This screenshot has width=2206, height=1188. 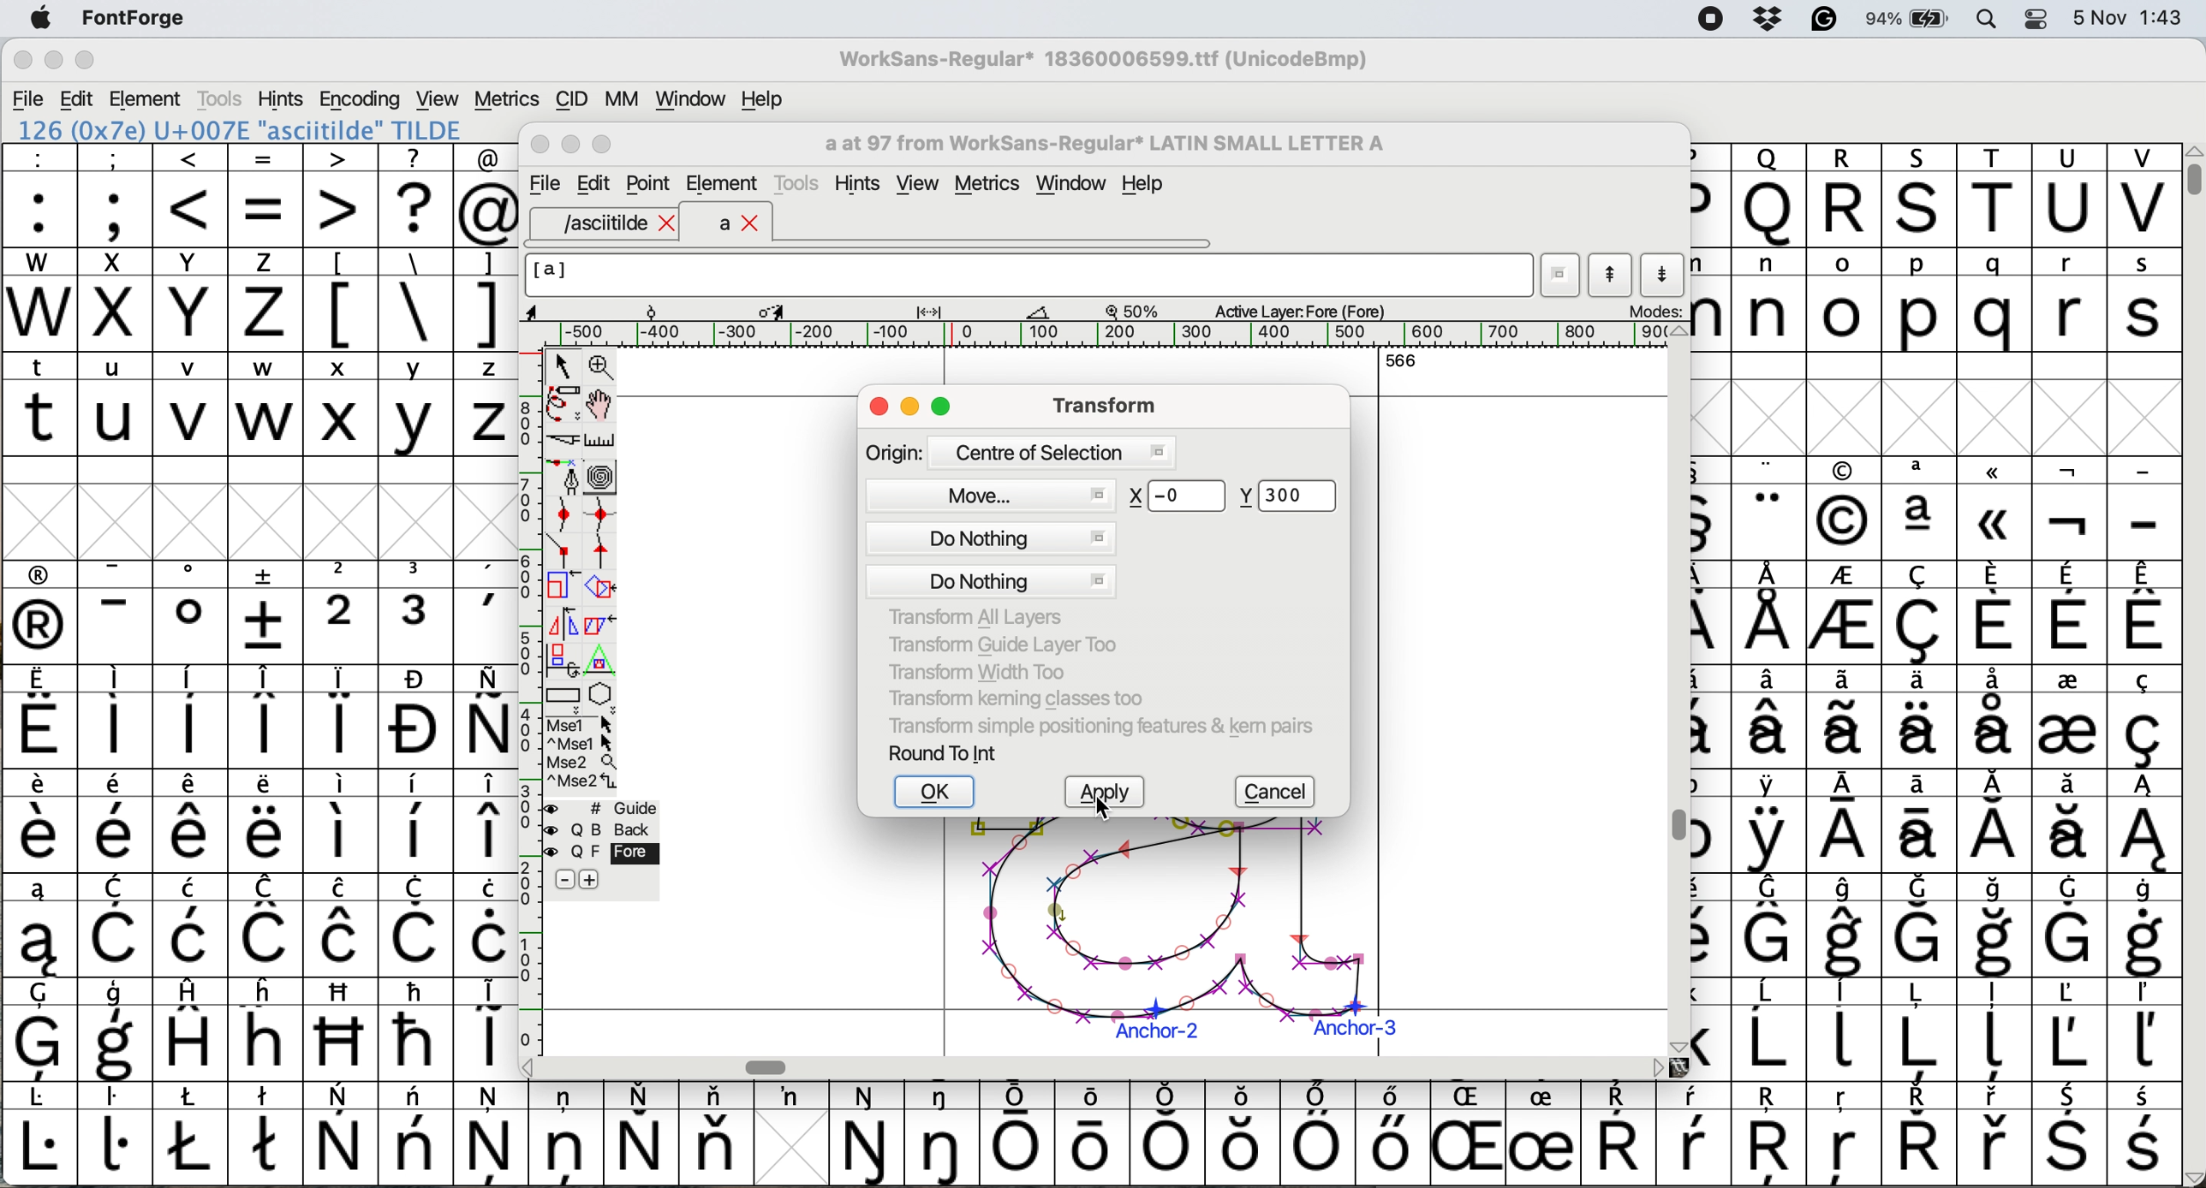 I want to click on symbol, so click(x=2070, y=924).